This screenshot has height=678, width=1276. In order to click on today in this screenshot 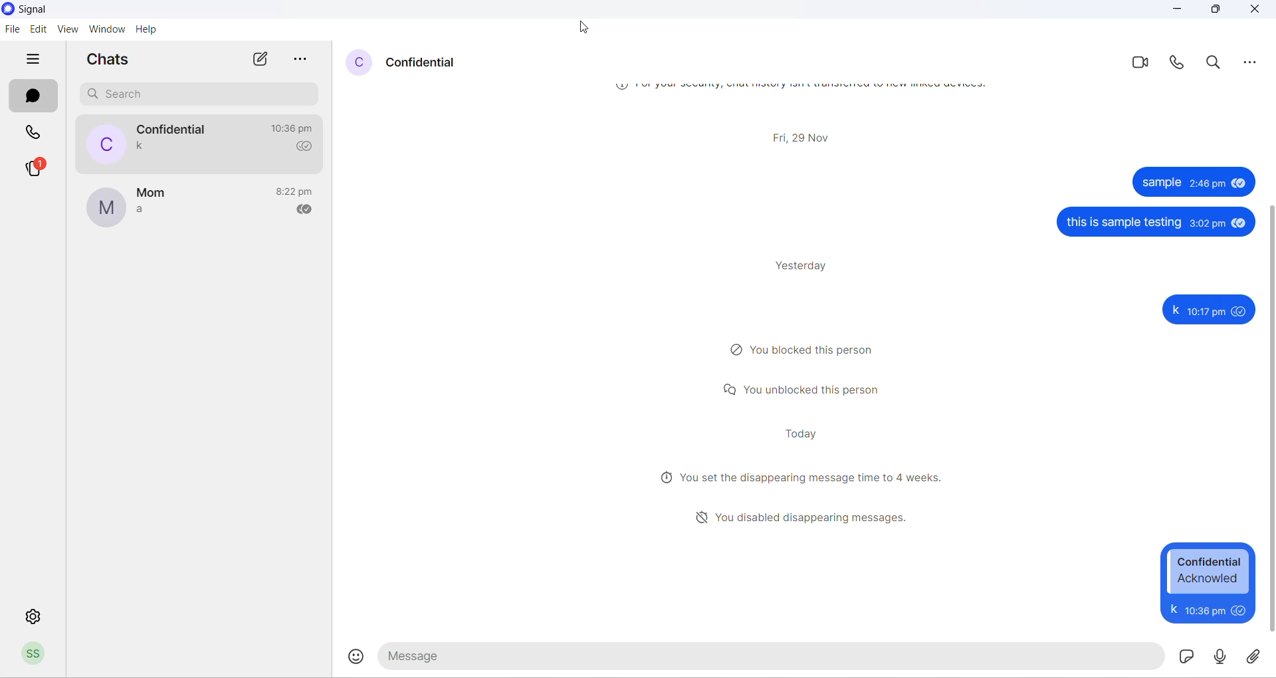, I will do `click(804, 432)`.